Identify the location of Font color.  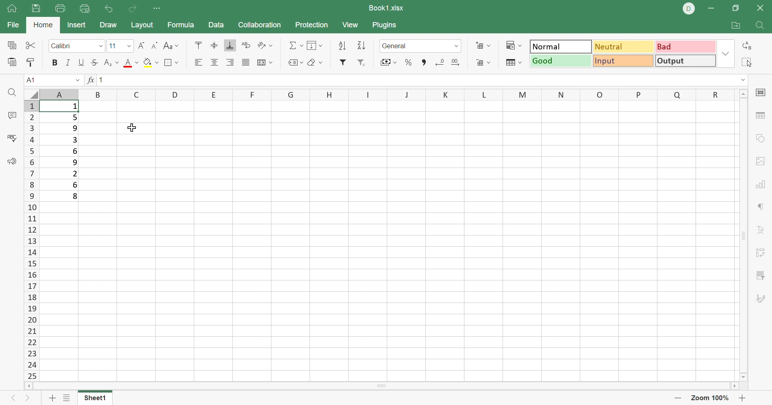
(129, 63).